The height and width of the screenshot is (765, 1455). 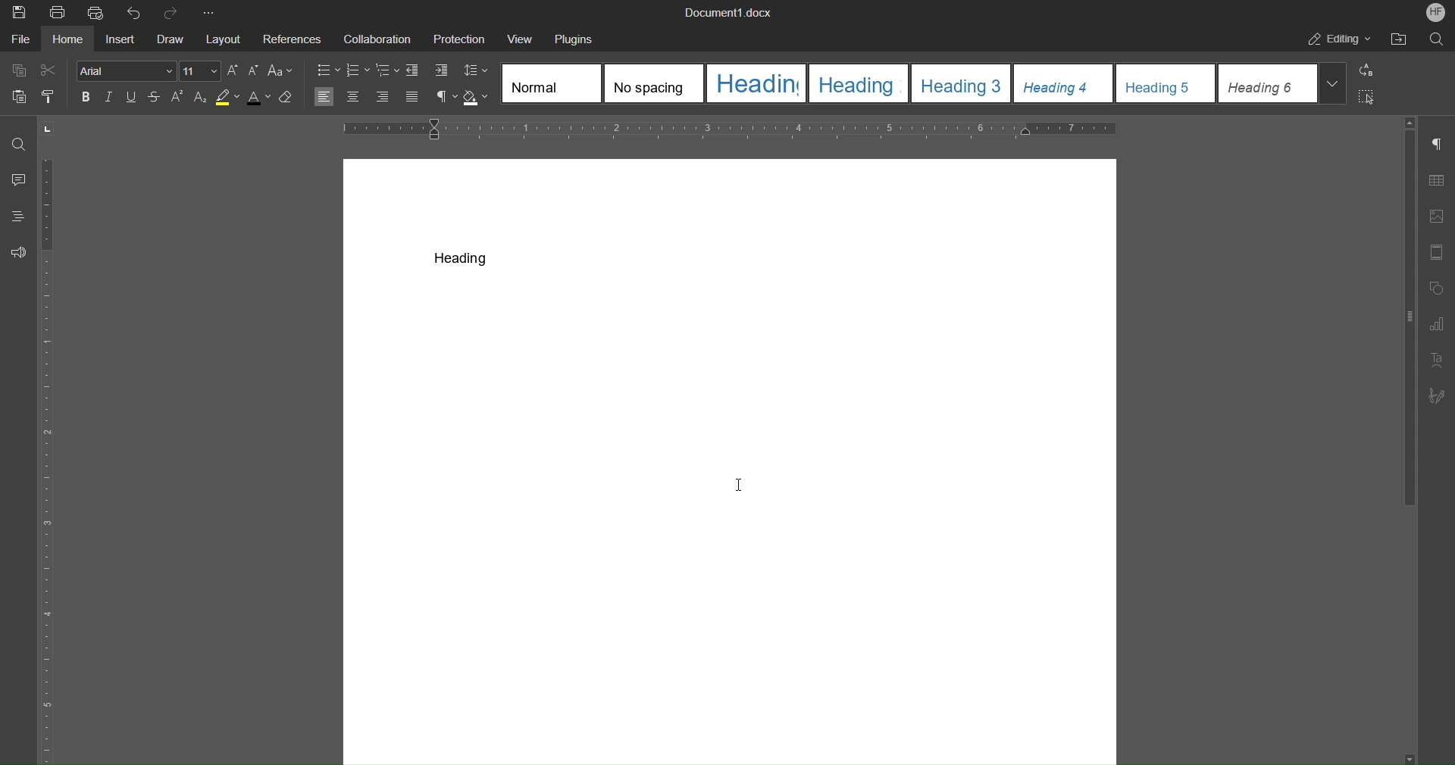 I want to click on Centre Align, so click(x=355, y=97).